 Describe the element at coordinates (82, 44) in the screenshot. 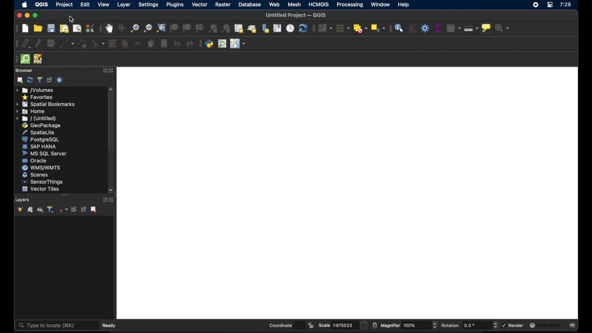

I see `add point feature` at that location.